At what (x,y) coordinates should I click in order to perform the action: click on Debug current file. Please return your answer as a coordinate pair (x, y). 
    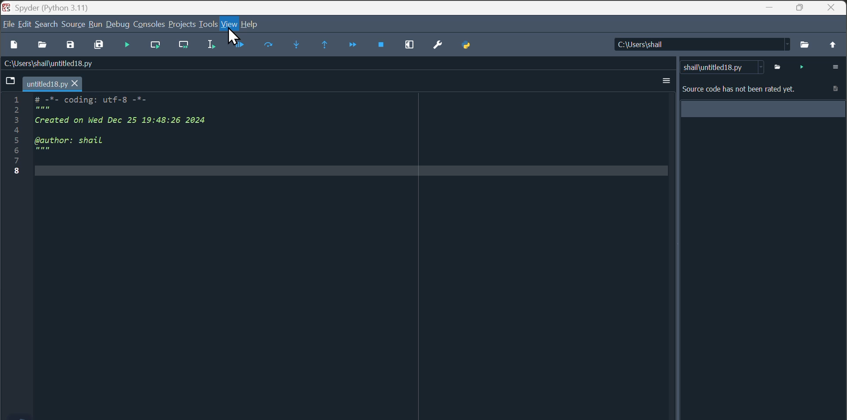
    Looking at the image, I should click on (241, 46).